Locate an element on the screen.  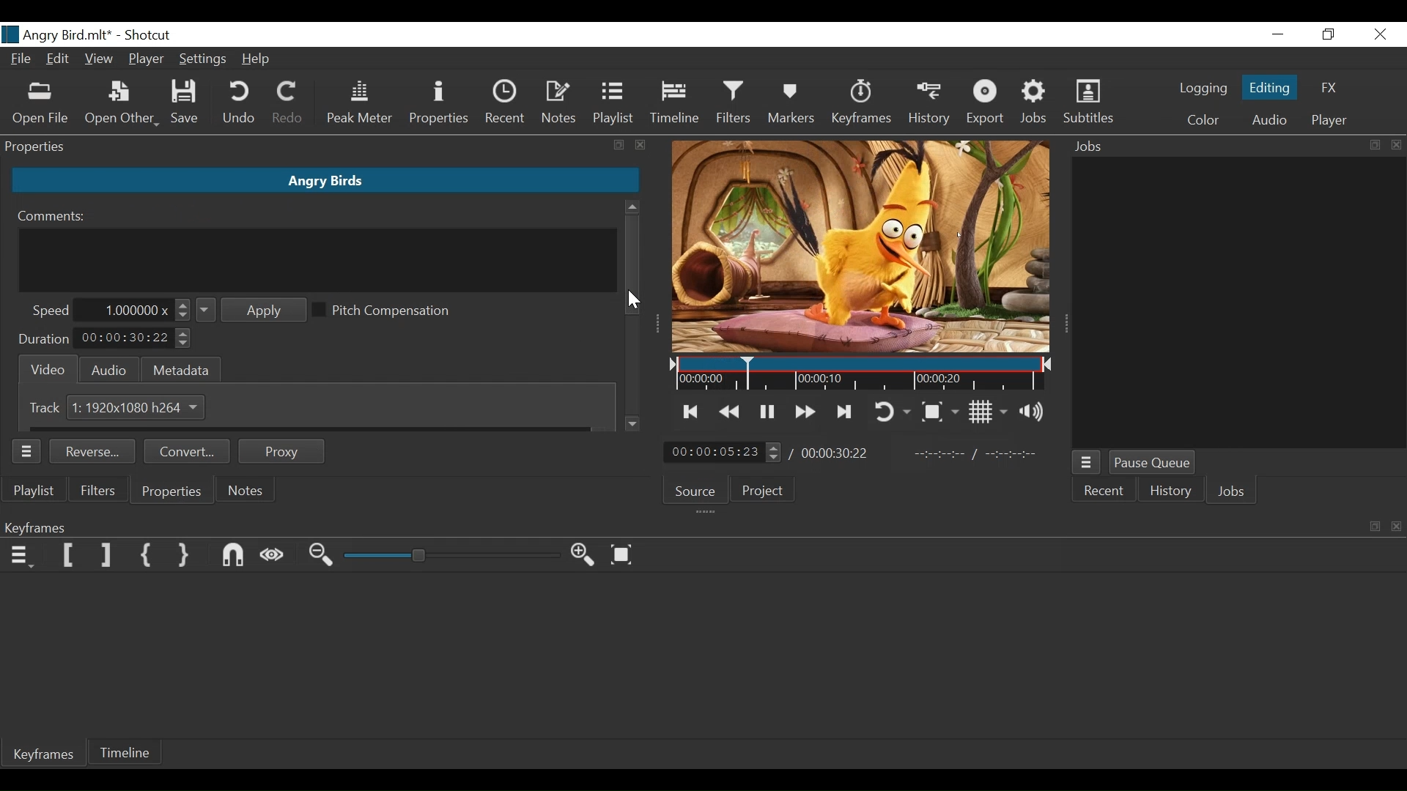
File is located at coordinates (21, 58).